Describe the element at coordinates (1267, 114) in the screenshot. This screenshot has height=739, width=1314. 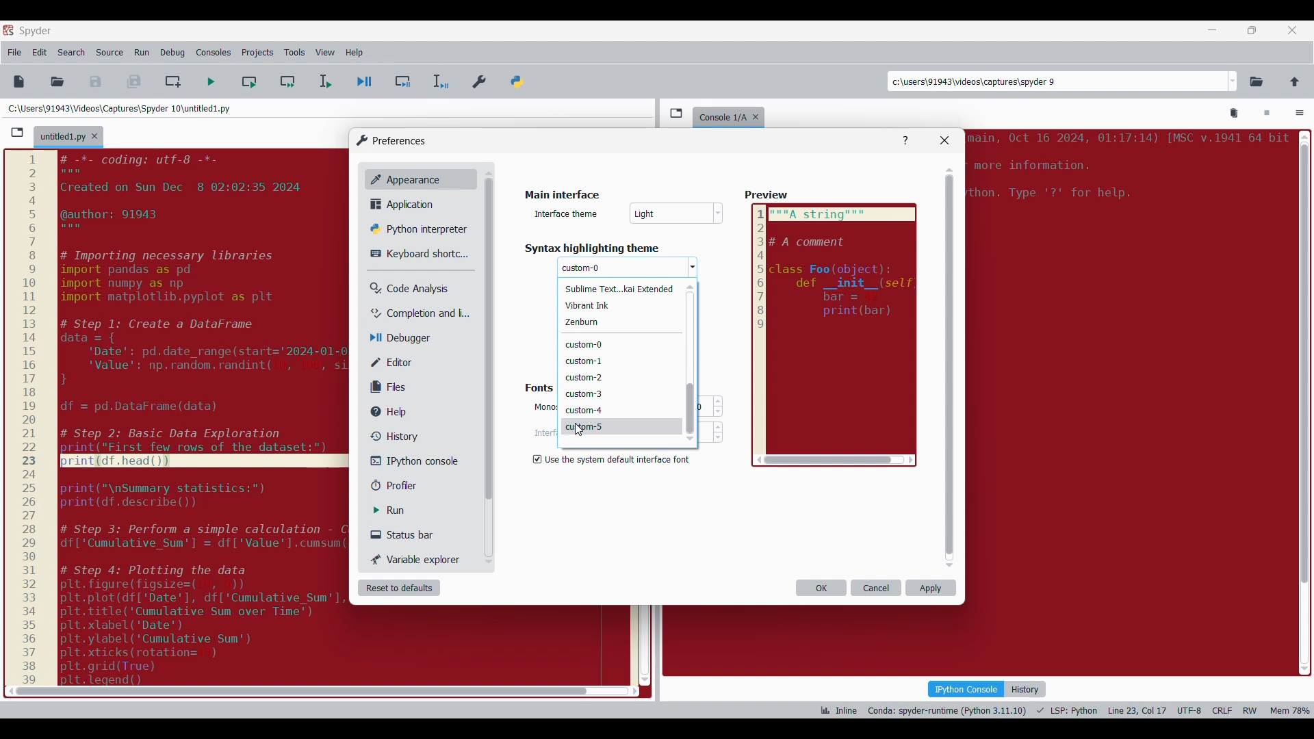
I see `Interrupt kernel` at that location.